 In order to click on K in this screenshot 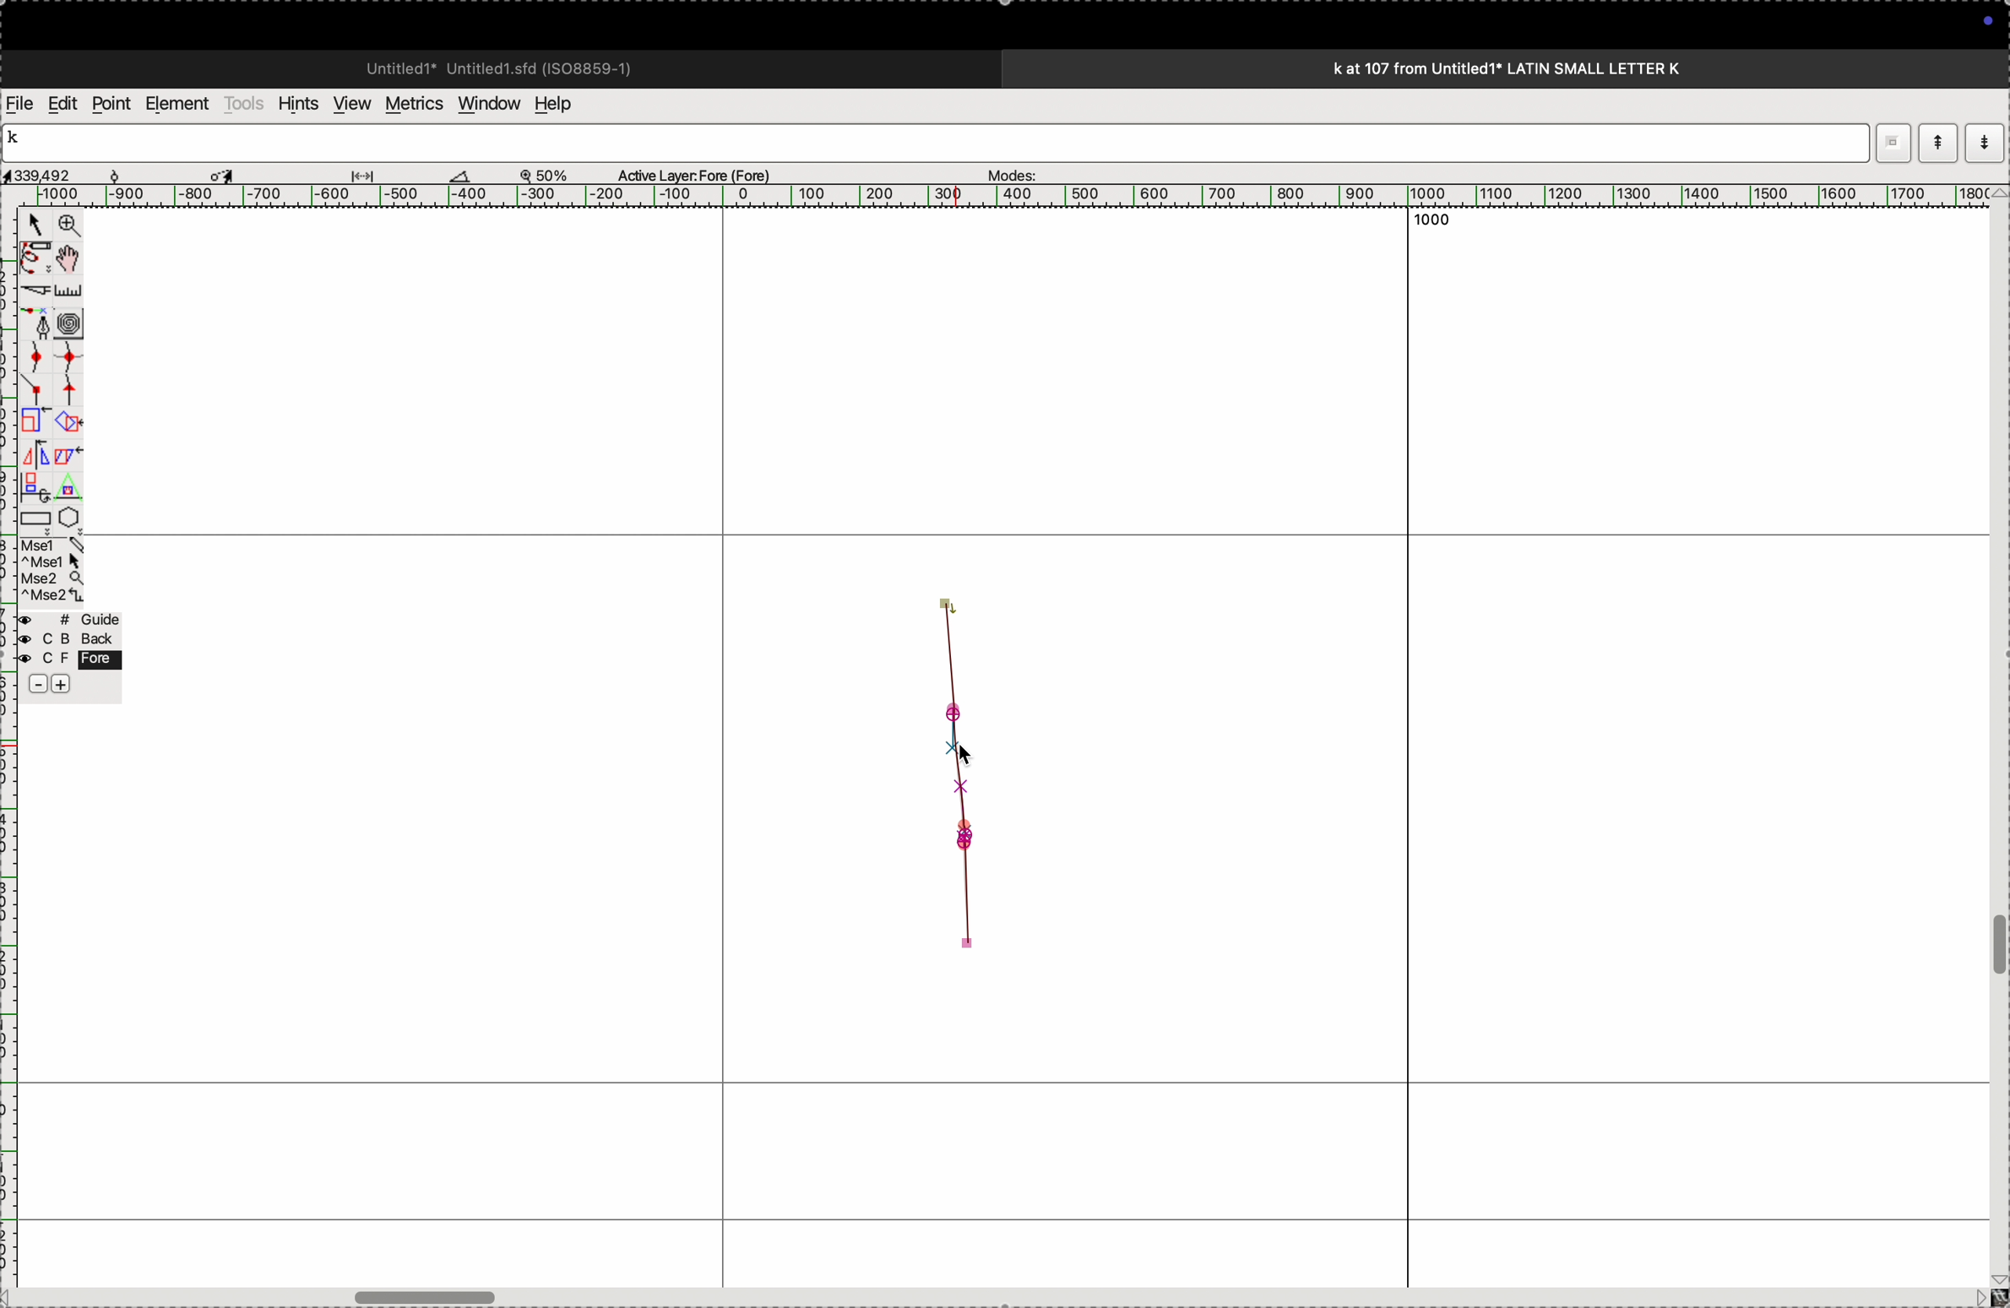, I will do `click(20, 140)`.